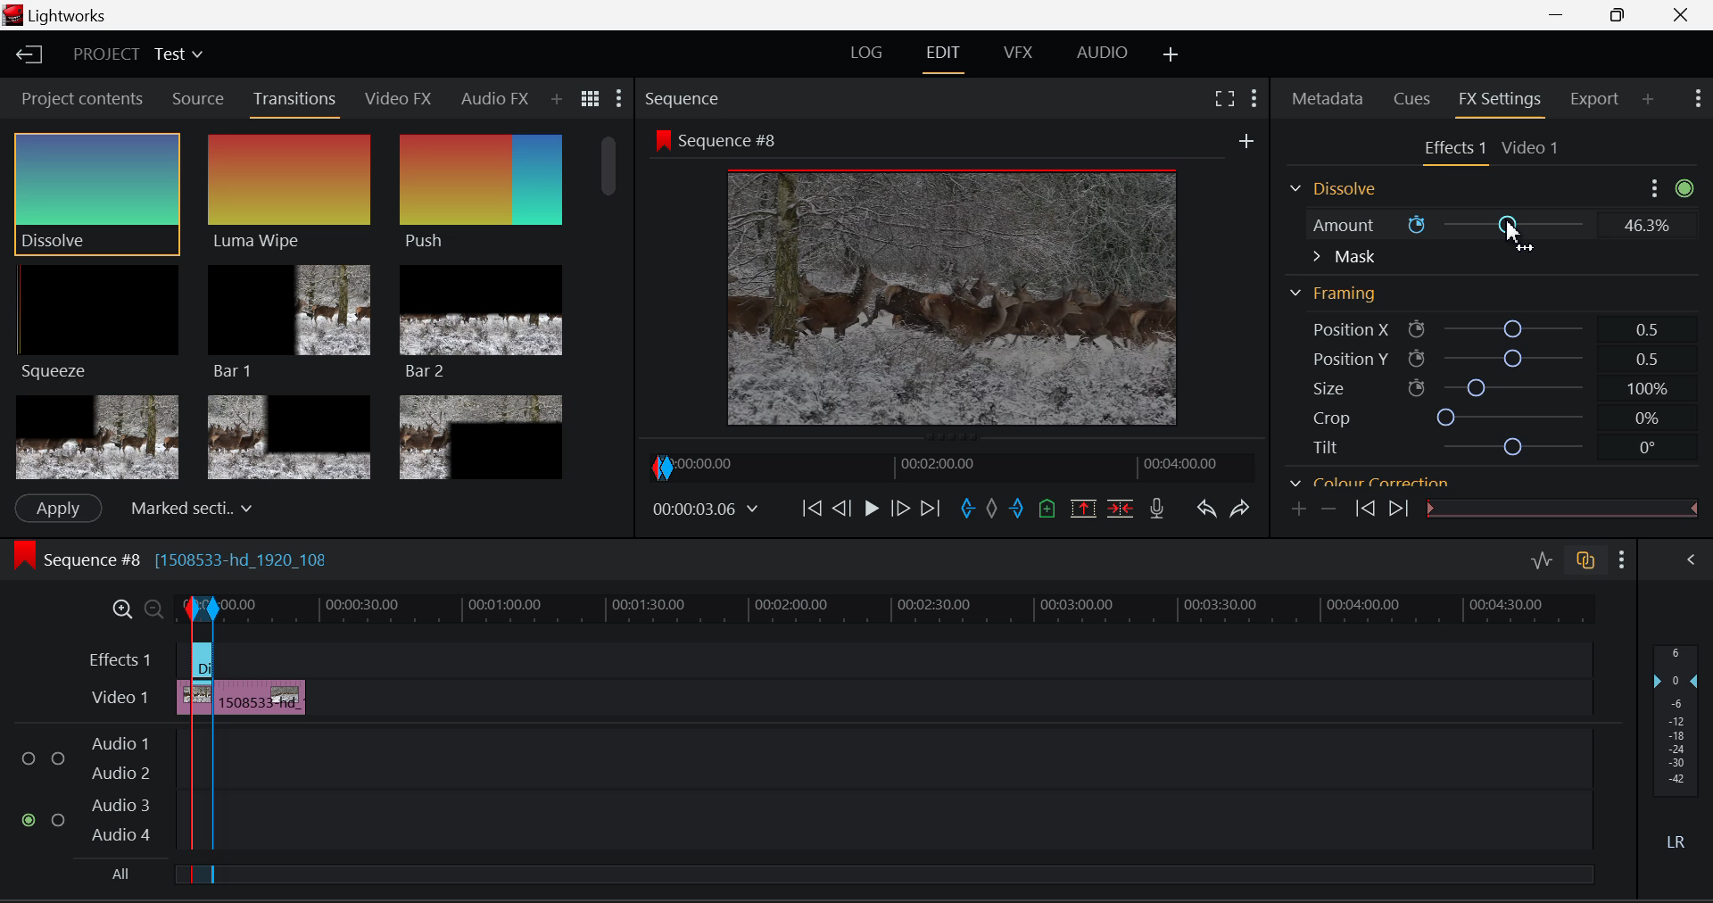 Image resolution: width=1713 pixels, height=903 pixels. What do you see at coordinates (948, 279) in the screenshot?
I see `Sequence #8 Preview Screen` at bounding box center [948, 279].